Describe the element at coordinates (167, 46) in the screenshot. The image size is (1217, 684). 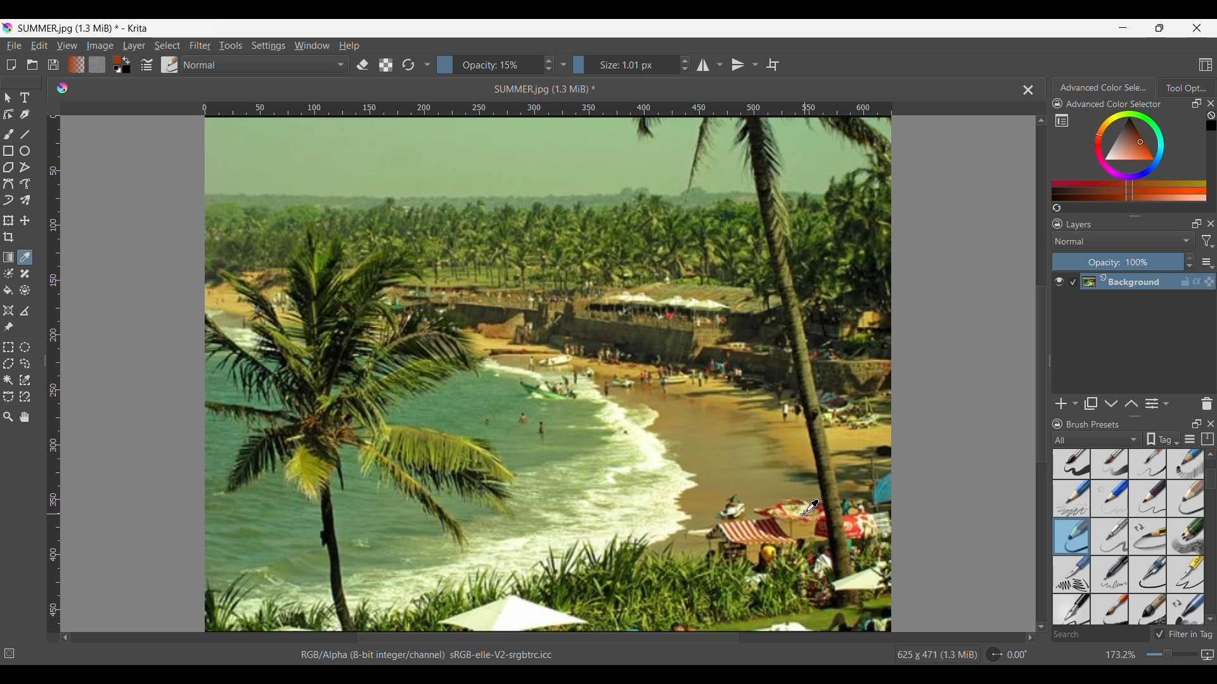
I see `Select menu` at that location.